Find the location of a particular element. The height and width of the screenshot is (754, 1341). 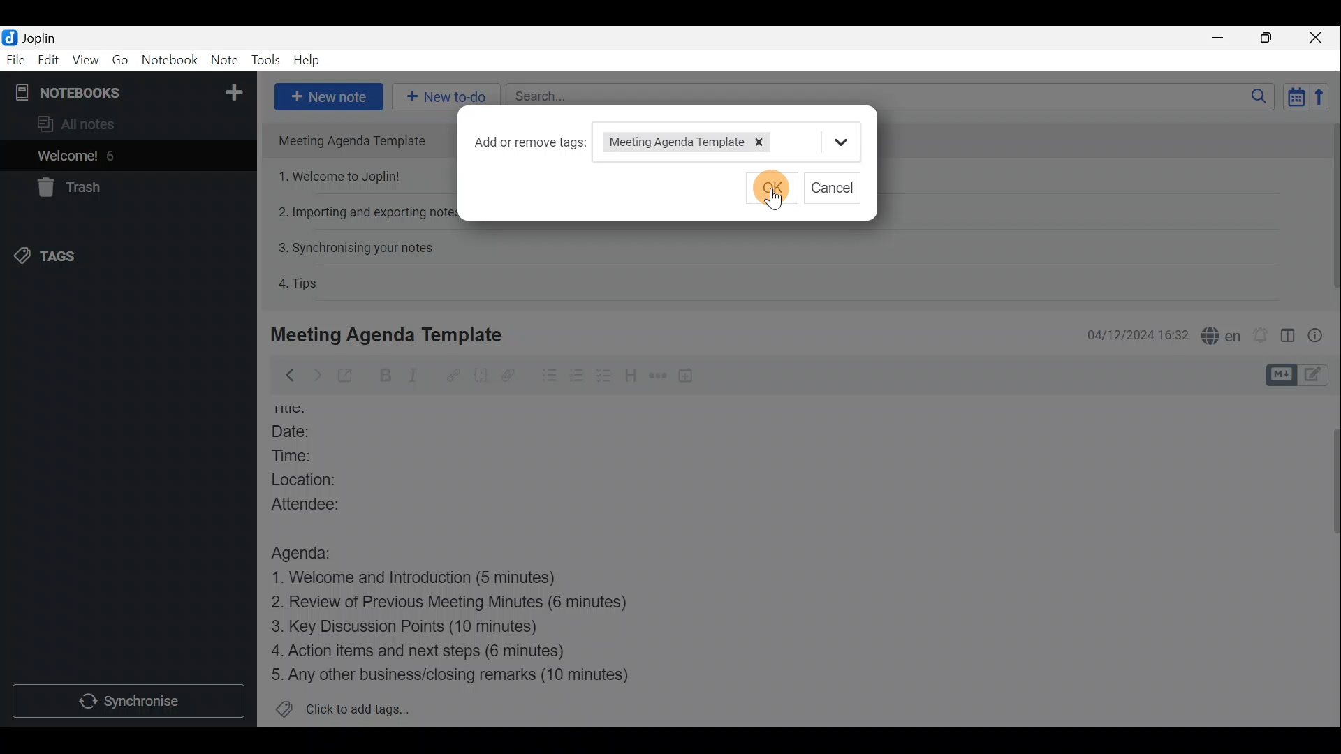

Help is located at coordinates (309, 60).